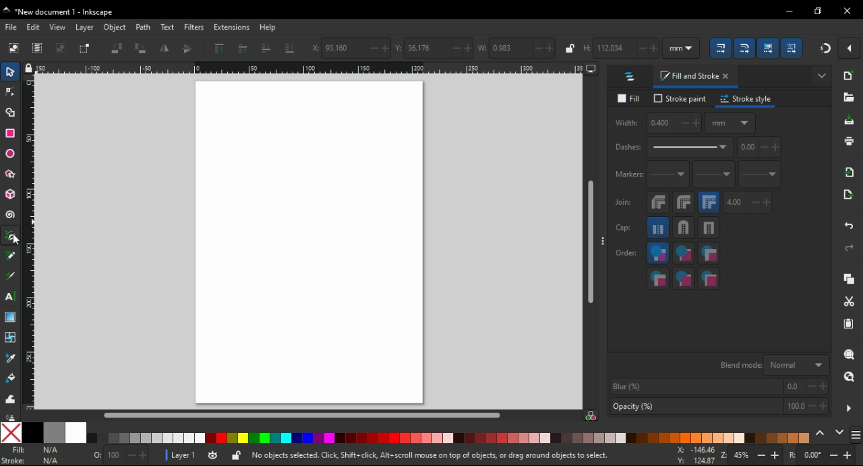 The height and width of the screenshot is (466, 863). I want to click on gradient, so click(10, 317).